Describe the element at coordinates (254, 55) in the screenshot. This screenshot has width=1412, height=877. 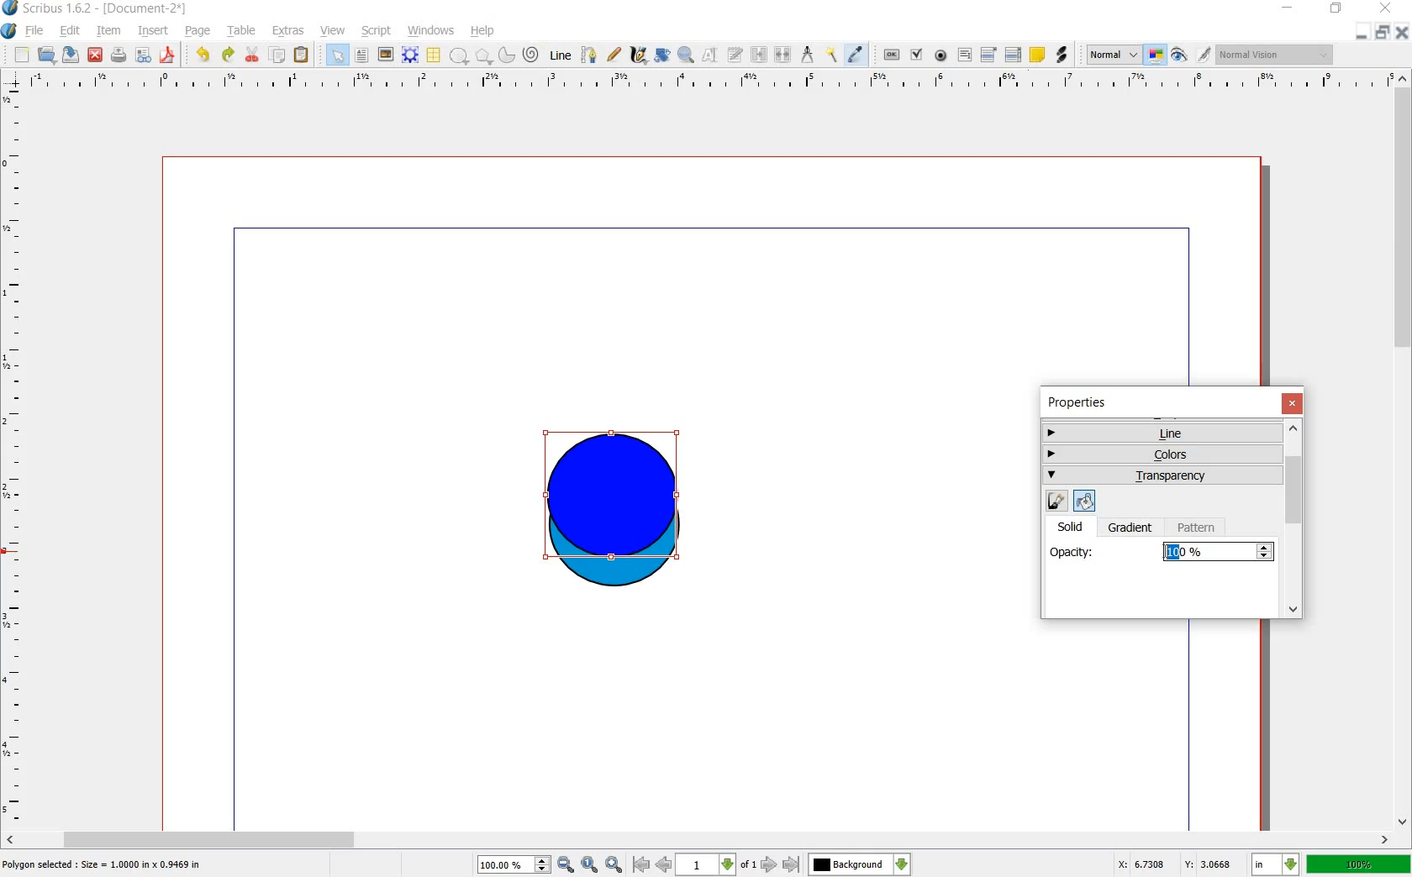
I see `cut` at that location.